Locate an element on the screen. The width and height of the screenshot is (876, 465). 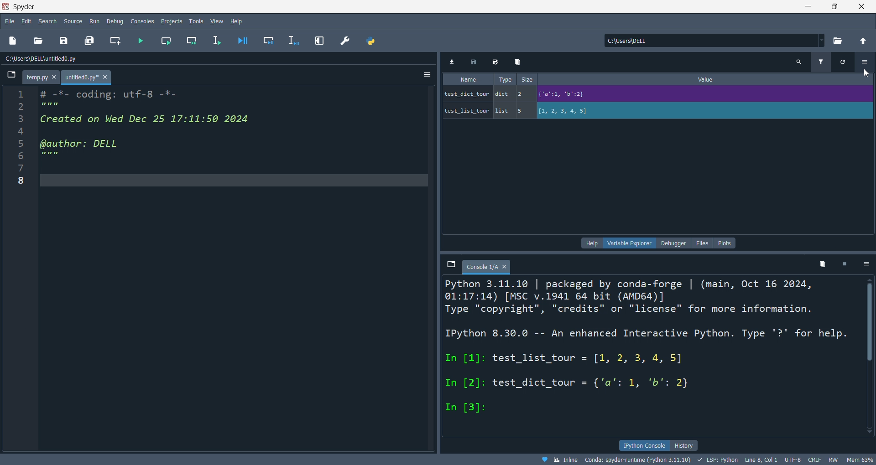
delete is located at coordinates (823, 264).